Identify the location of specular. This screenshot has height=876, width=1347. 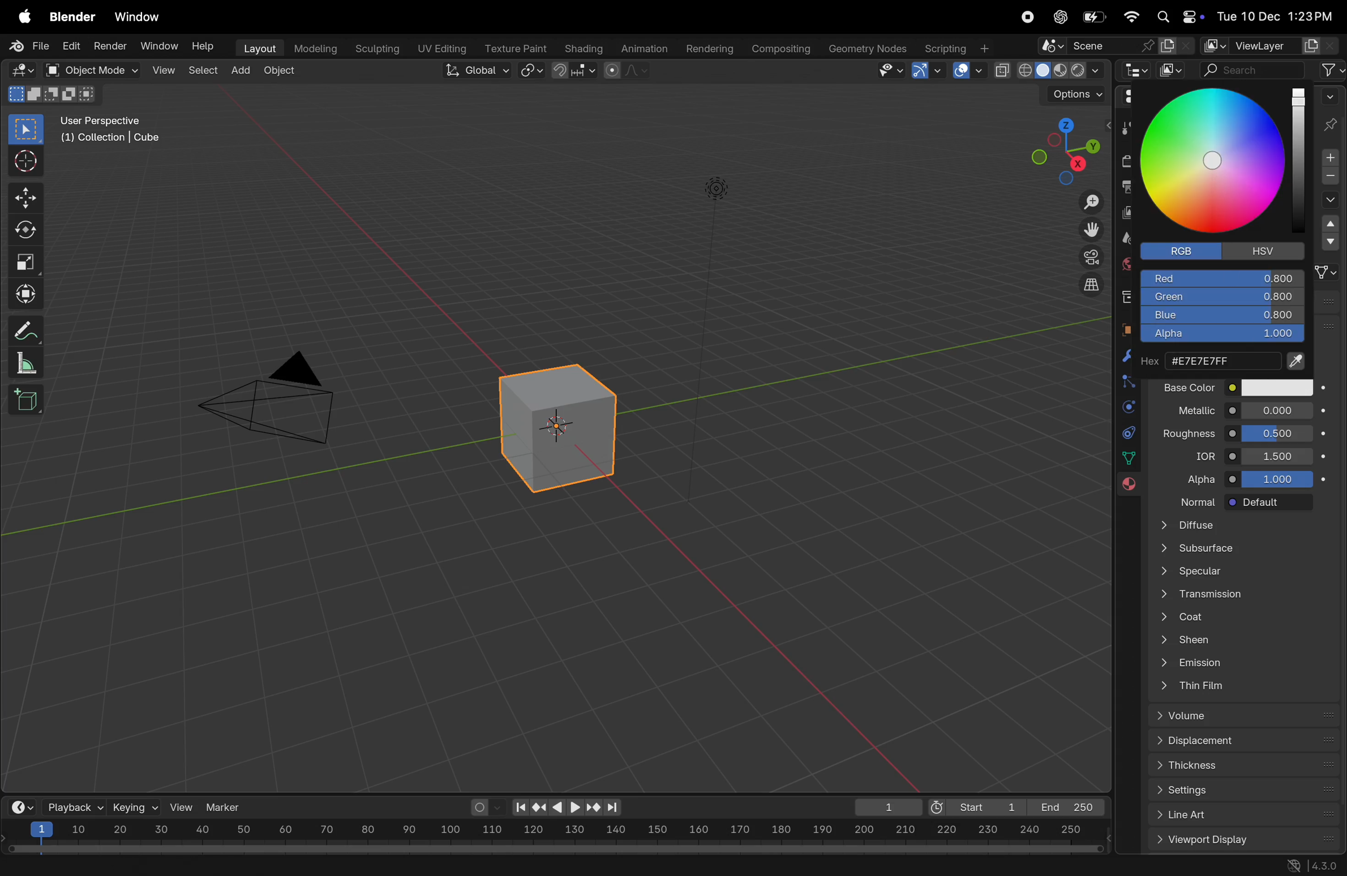
(1240, 573).